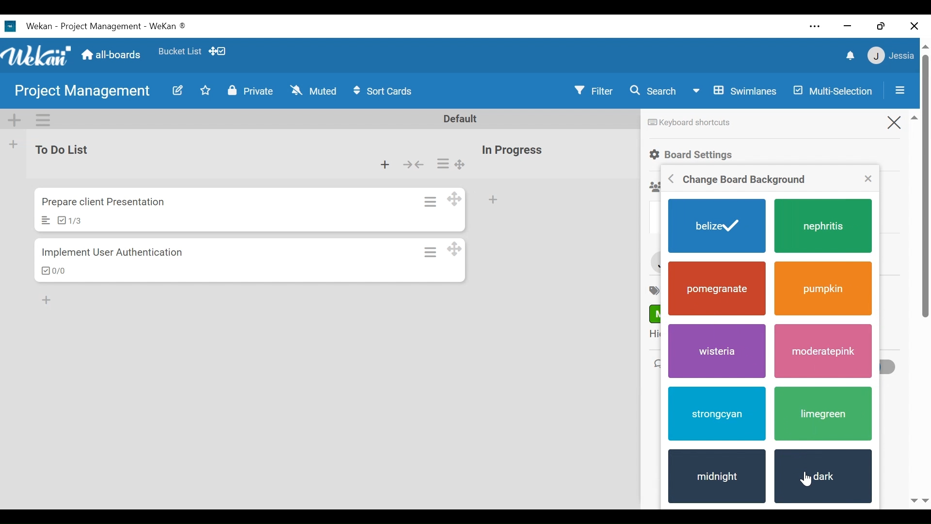 The image size is (931, 524). I want to click on Desktop drag handles, so click(459, 199).